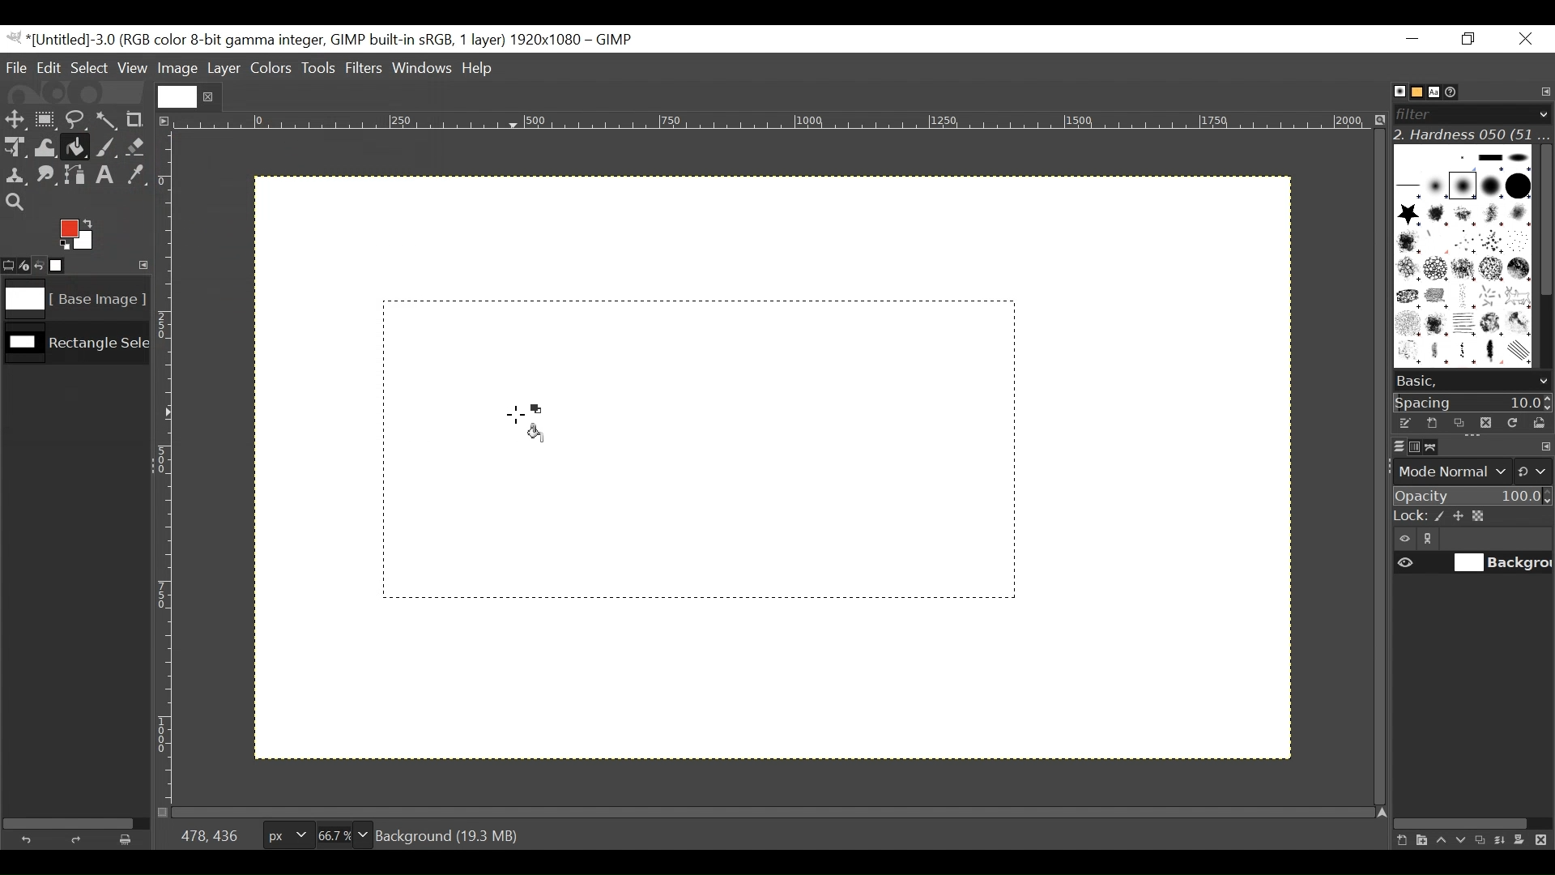  Describe the element at coordinates (537, 409) in the screenshot. I see `Active background` at that location.